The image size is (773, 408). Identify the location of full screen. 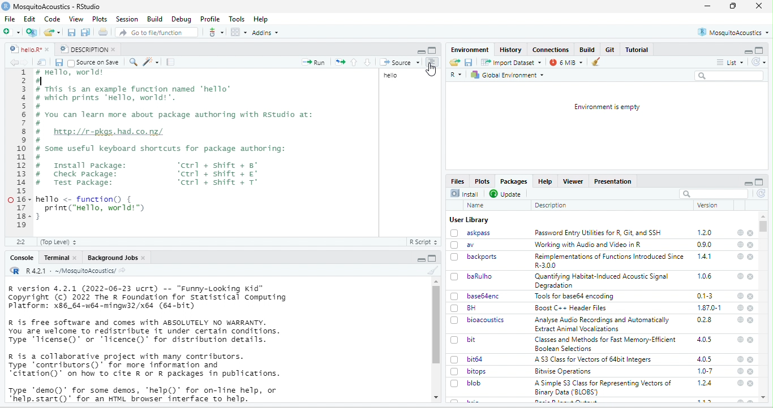
(433, 258).